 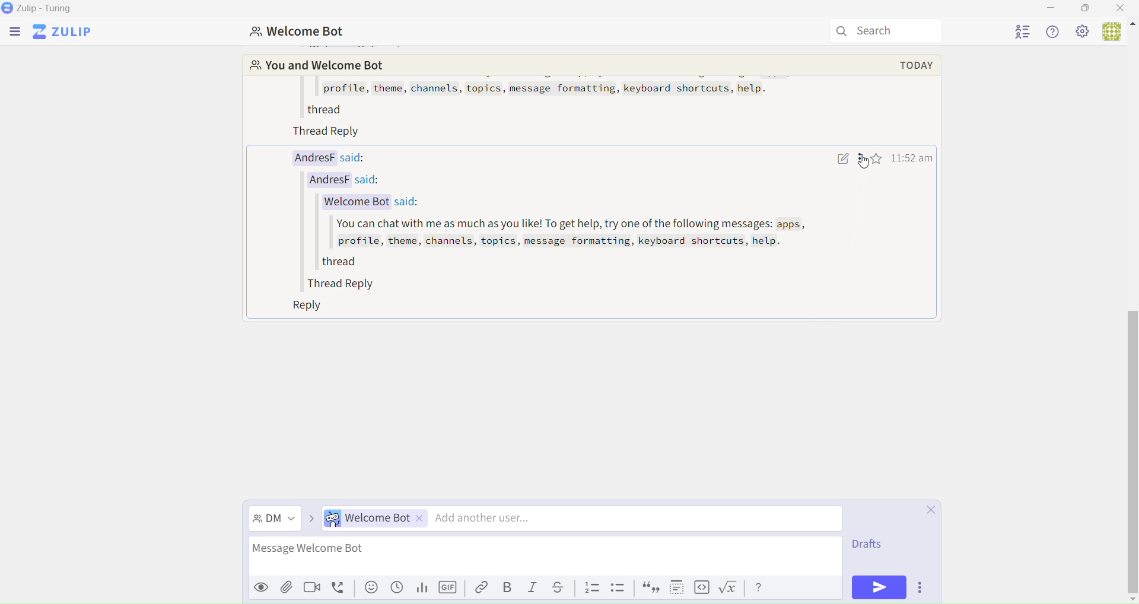 I want to click on Close, so click(x=924, y=512).